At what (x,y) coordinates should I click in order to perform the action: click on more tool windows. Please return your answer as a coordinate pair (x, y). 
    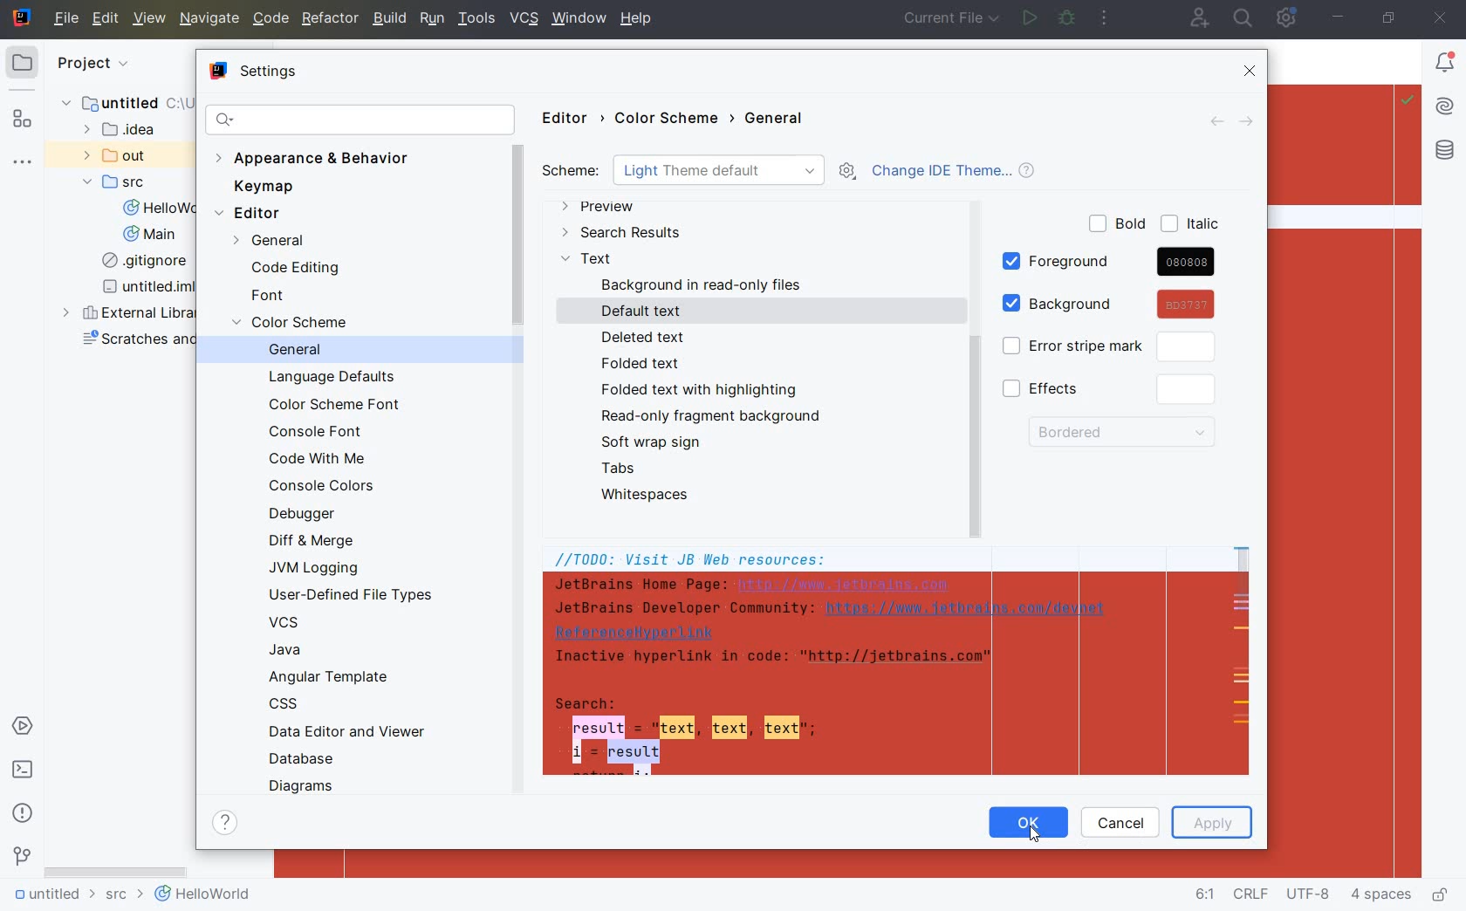
    Looking at the image, I should click on (25, 163).